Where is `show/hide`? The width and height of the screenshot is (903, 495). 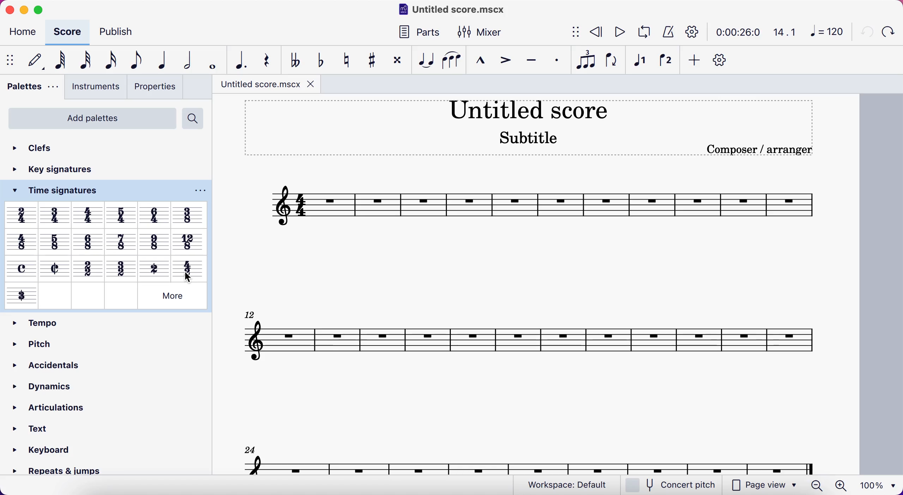 show/hide is located at coordinates (11, 59).